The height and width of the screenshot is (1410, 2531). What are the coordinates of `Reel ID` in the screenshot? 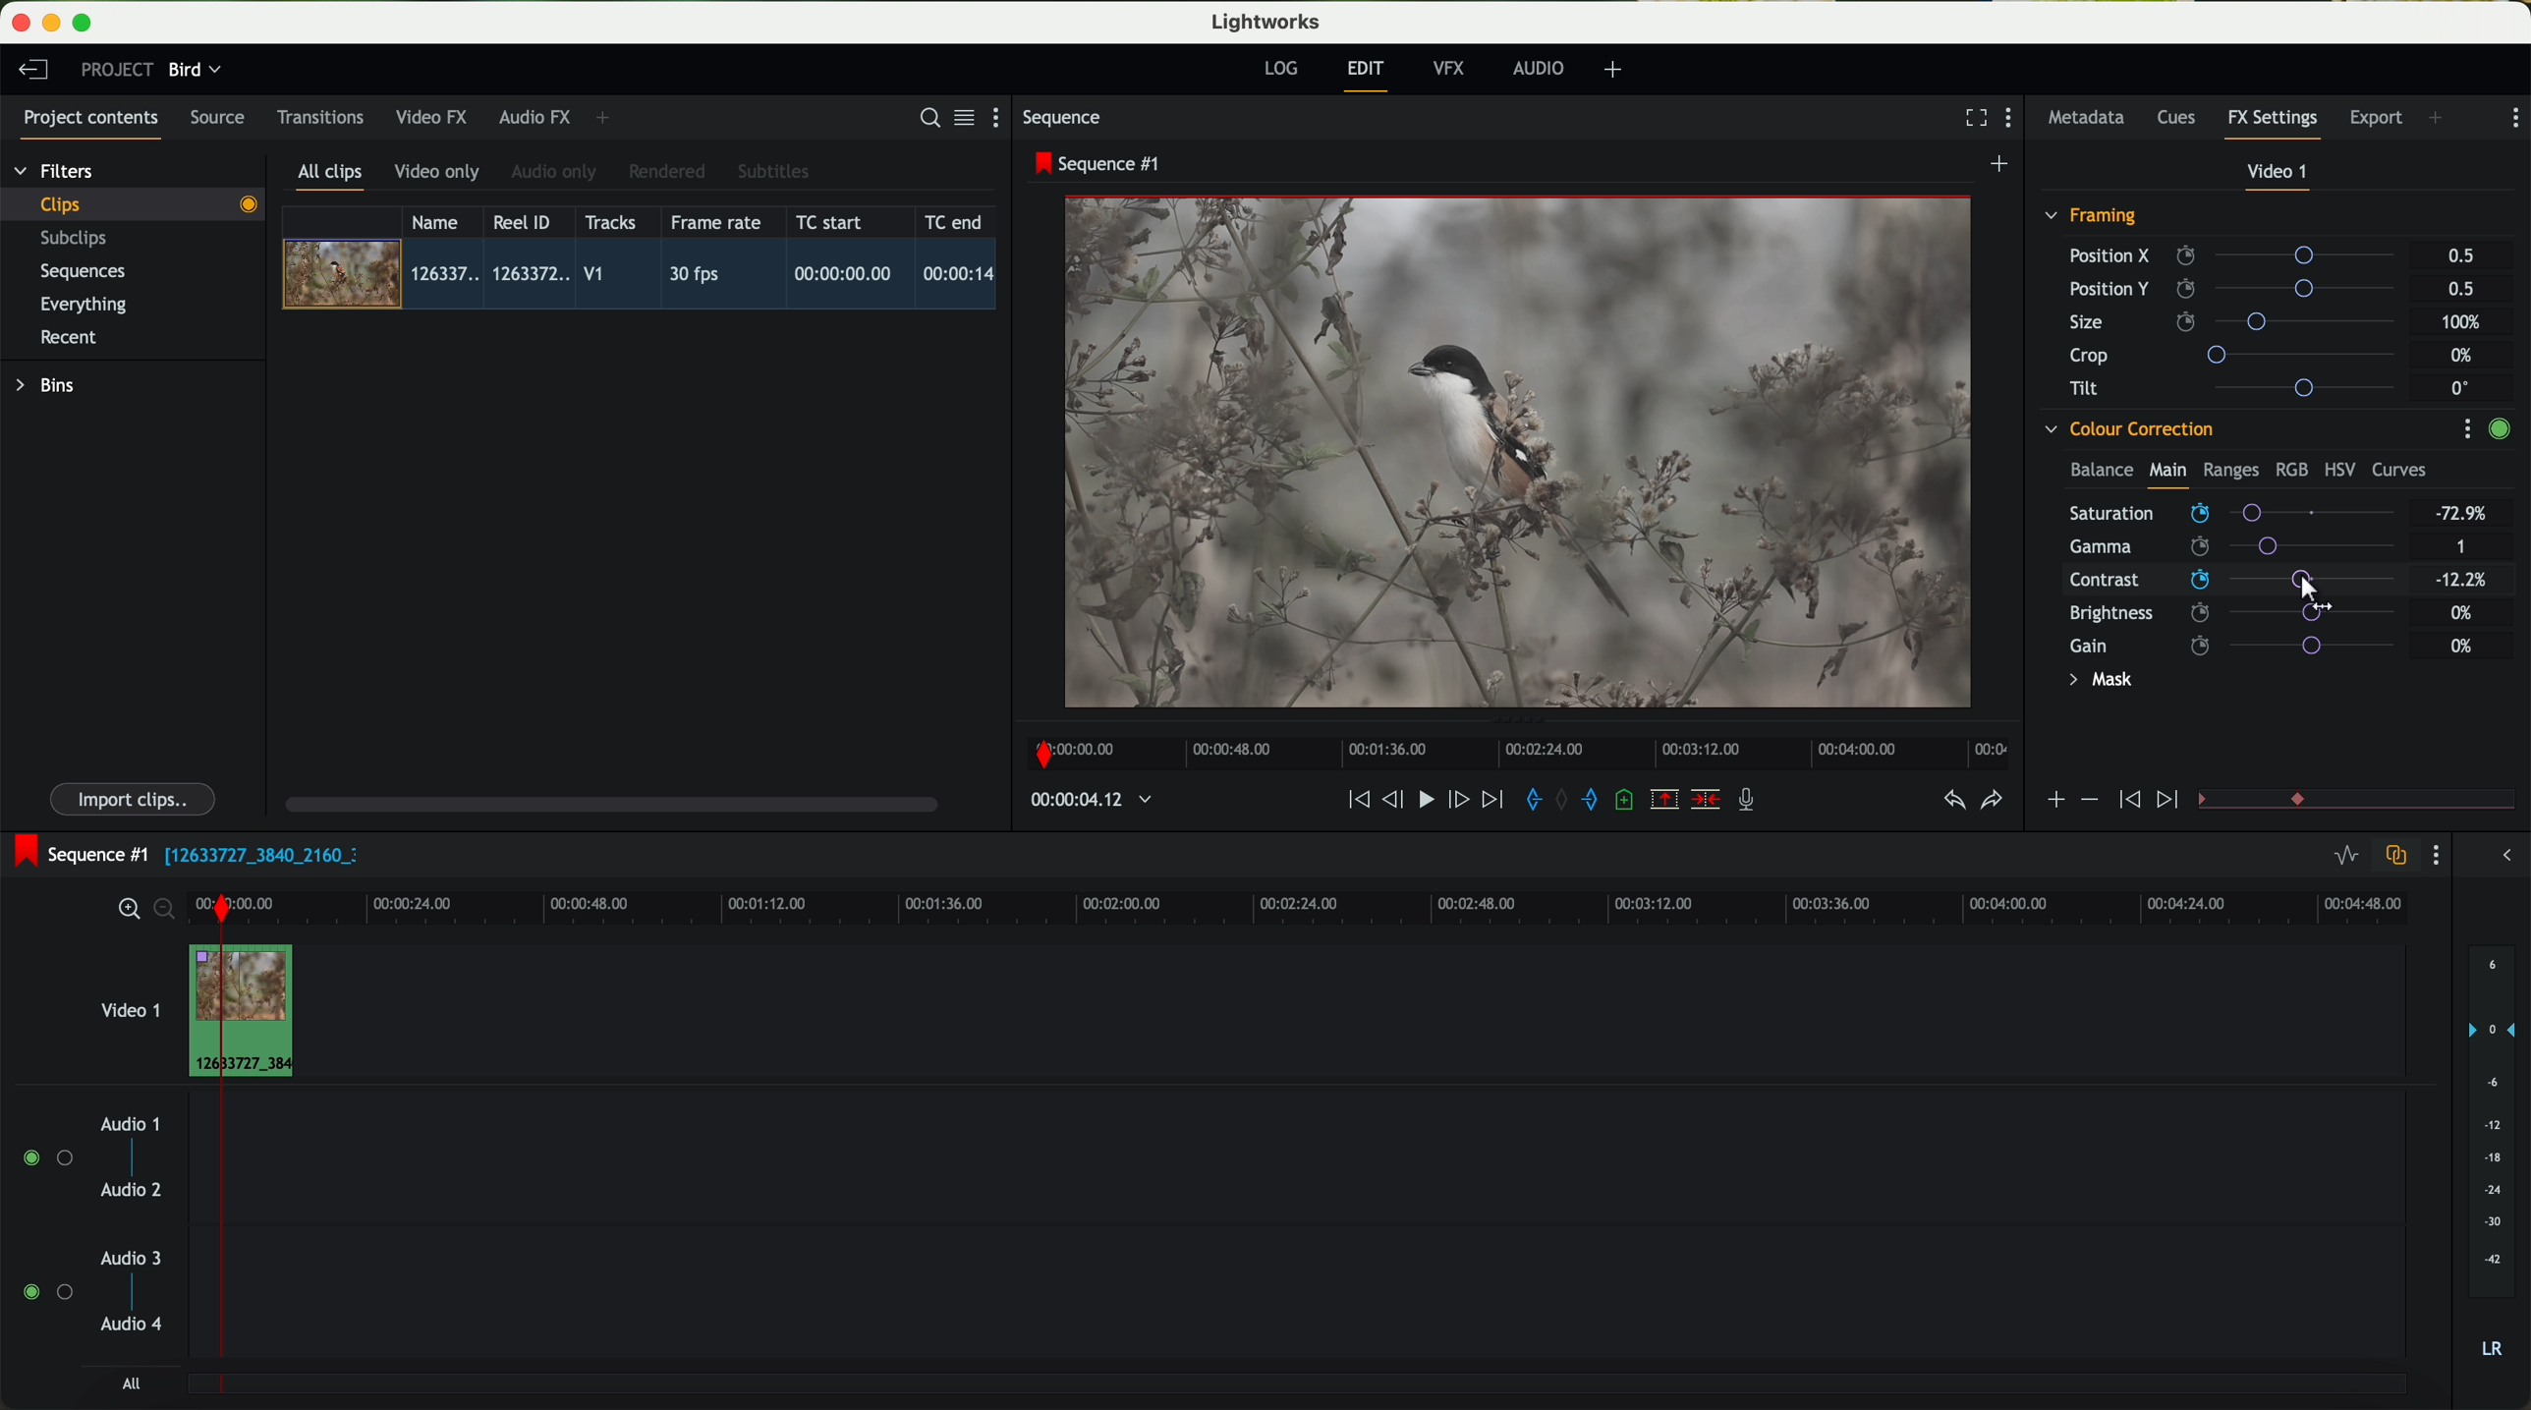 It's located at (527, 221).